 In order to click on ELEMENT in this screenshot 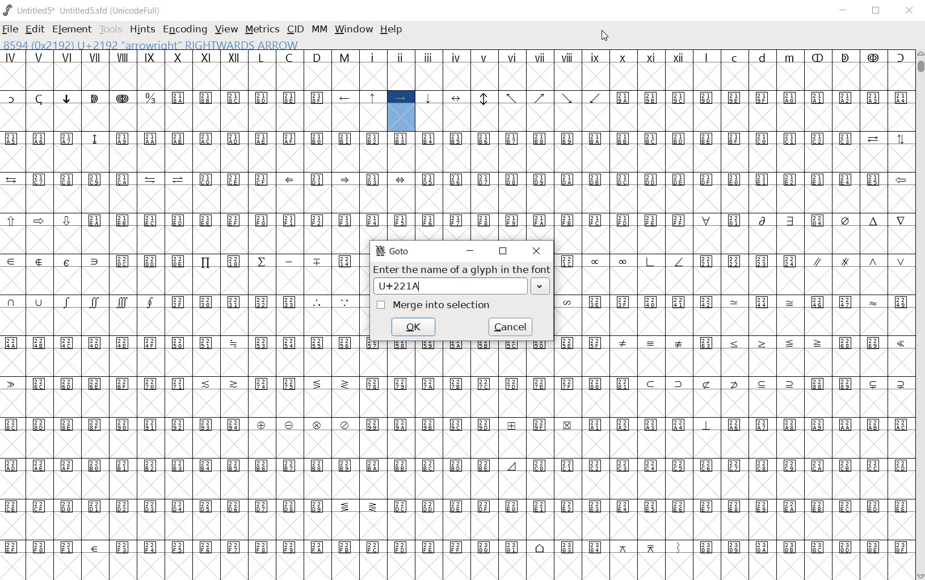, I will do `click(72, 30)`.